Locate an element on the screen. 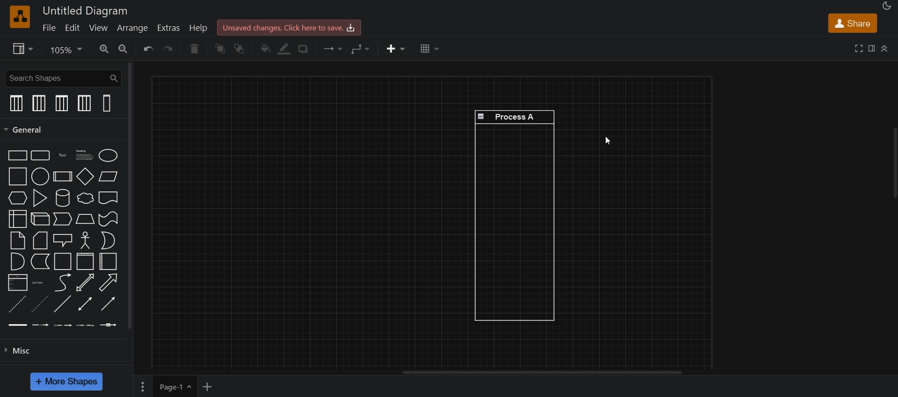 This screenshot has width=898, height=397. delete is located at coordinates (195, 49).